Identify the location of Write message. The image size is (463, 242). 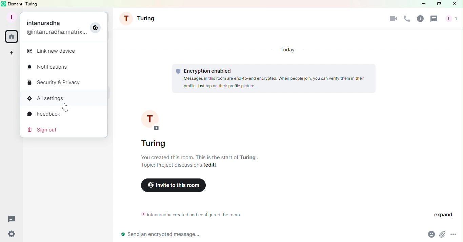
(266, 234).